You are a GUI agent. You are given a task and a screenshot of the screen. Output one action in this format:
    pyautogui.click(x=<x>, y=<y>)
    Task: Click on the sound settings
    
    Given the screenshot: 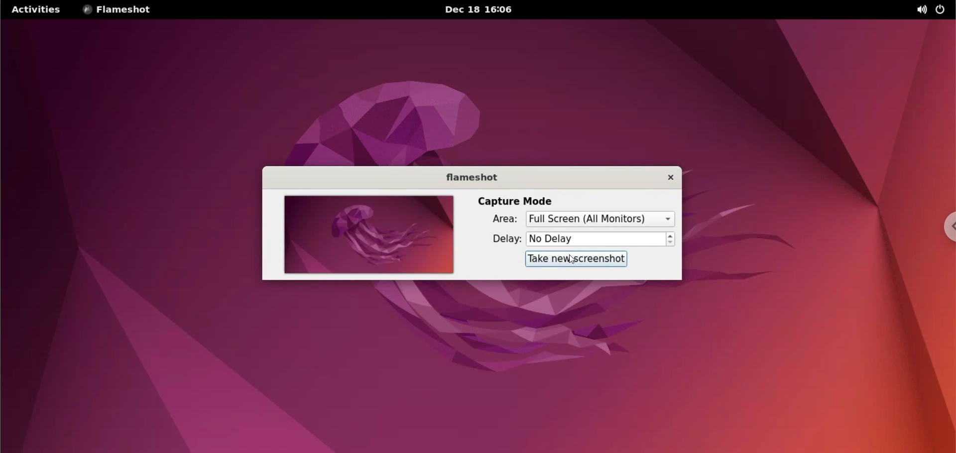 What is the action you would take?
    pyautogui.click(x=918, y=10)
    